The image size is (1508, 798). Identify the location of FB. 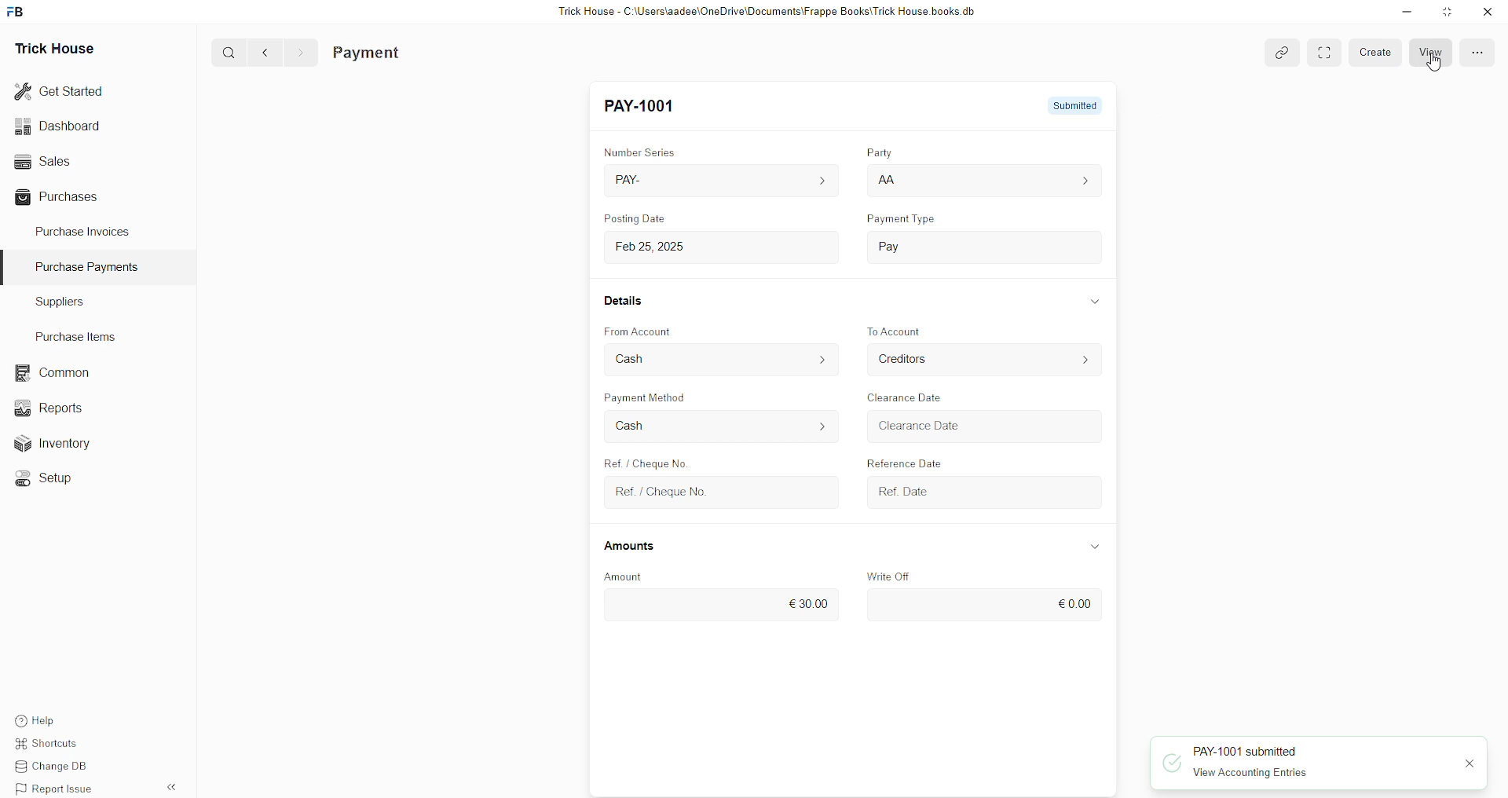
(18, 10).